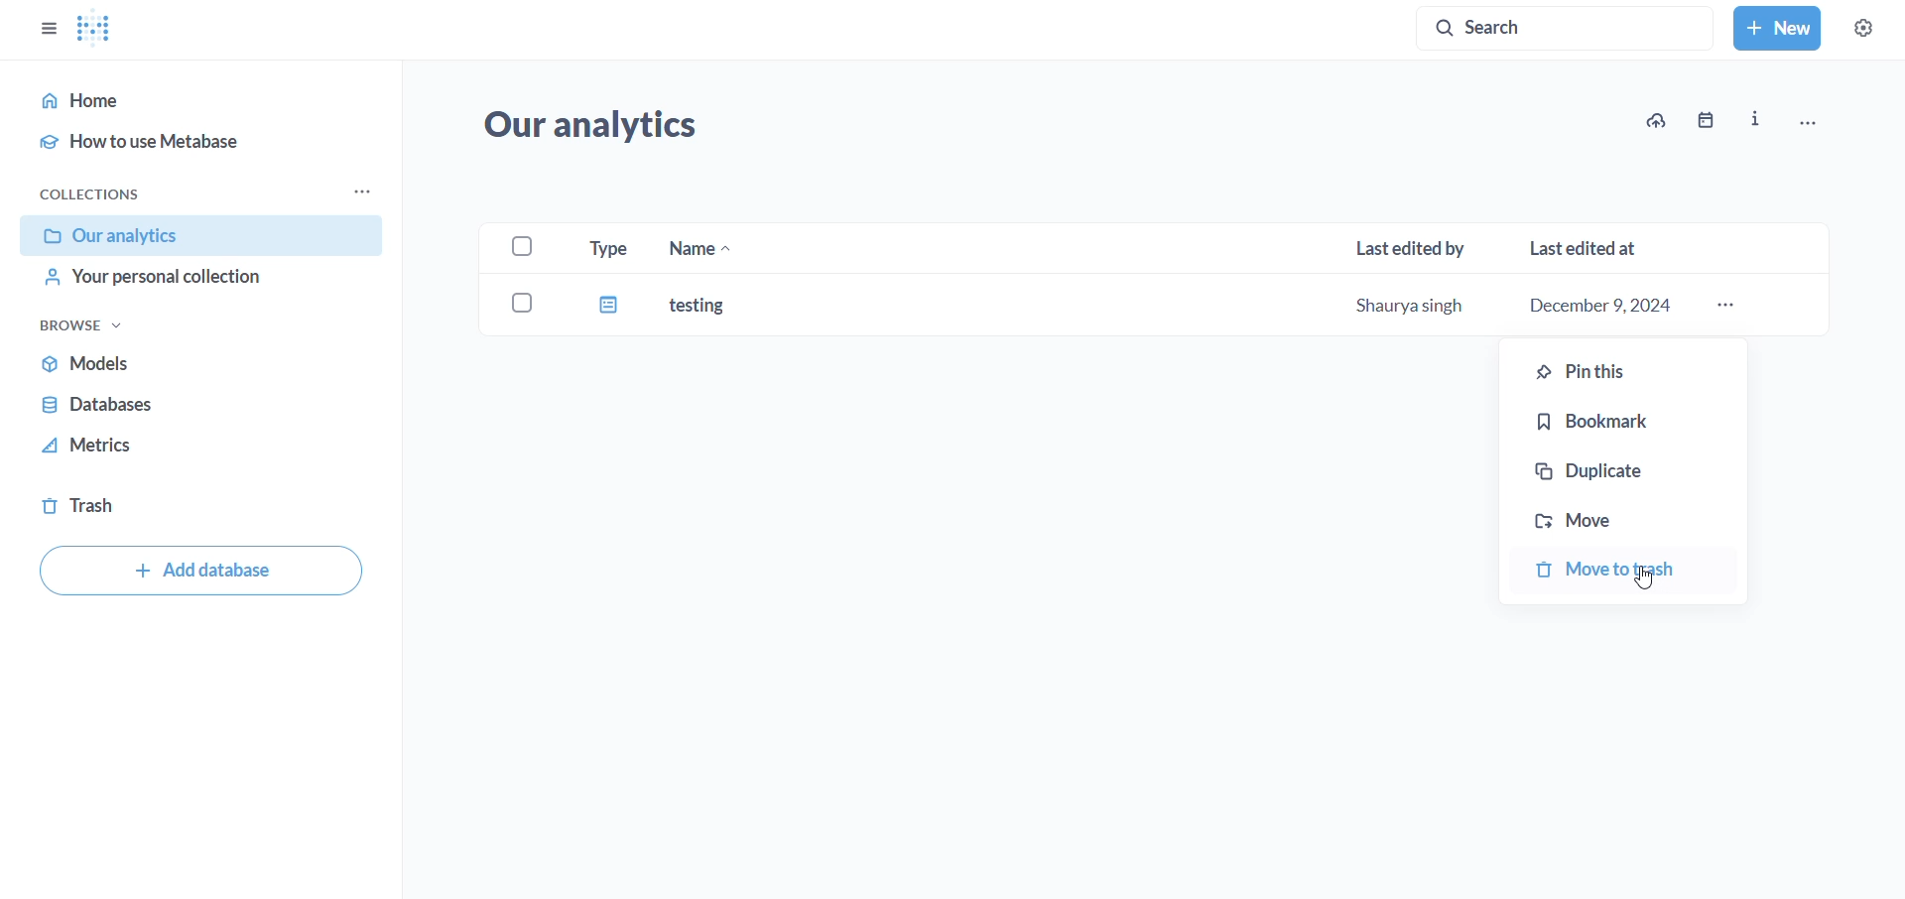 The image size is (1905, 899). Describe the element at coordinates (1754, 120) in the screenshot. I see `info` at that location.